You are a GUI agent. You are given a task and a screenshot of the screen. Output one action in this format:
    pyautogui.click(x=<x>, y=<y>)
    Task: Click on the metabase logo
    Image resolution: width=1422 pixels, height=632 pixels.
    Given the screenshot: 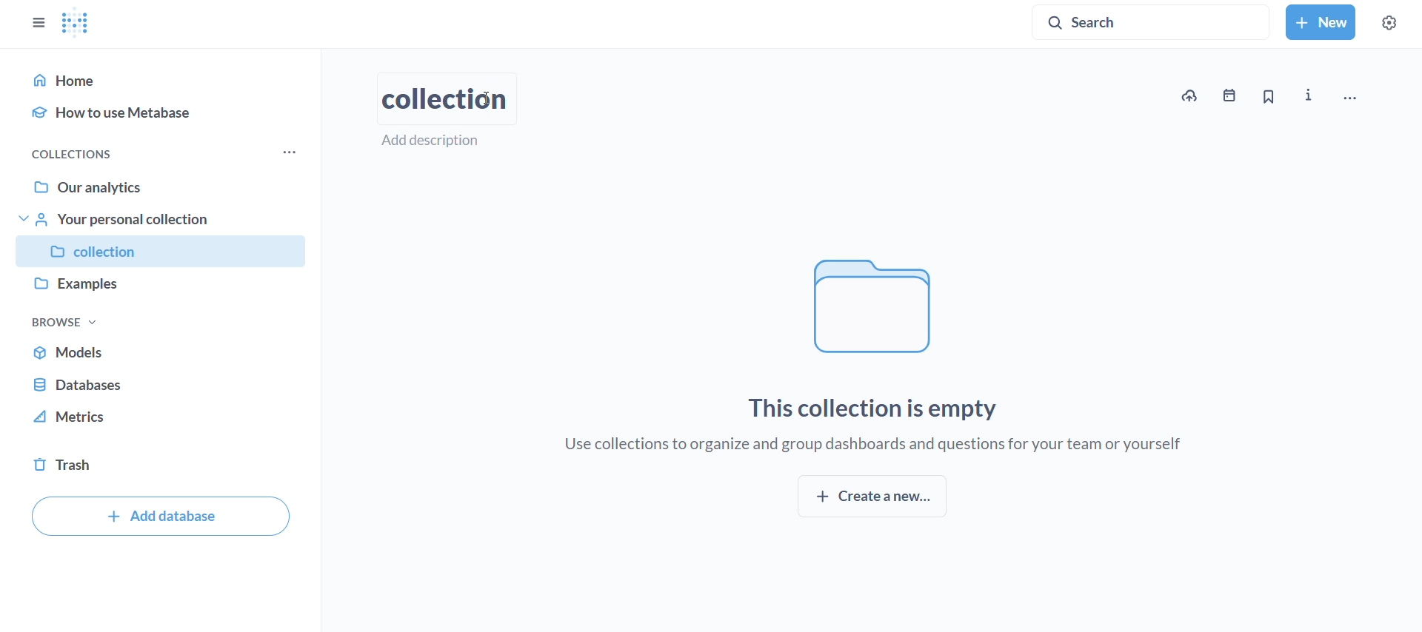 What is the action you would take?
    pyautogui.click(x=77, y=23)
    